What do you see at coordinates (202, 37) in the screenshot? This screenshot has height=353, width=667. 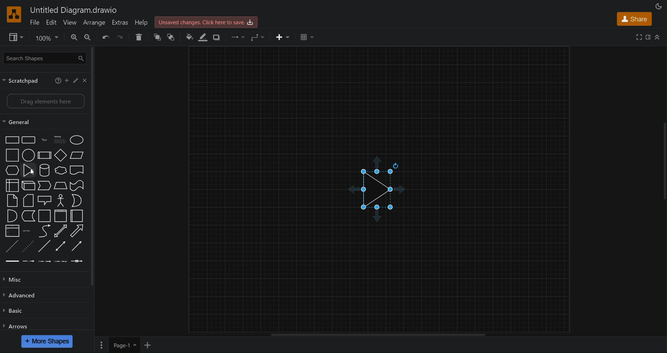 I see `Line Color` at bounding box center [202, 37].